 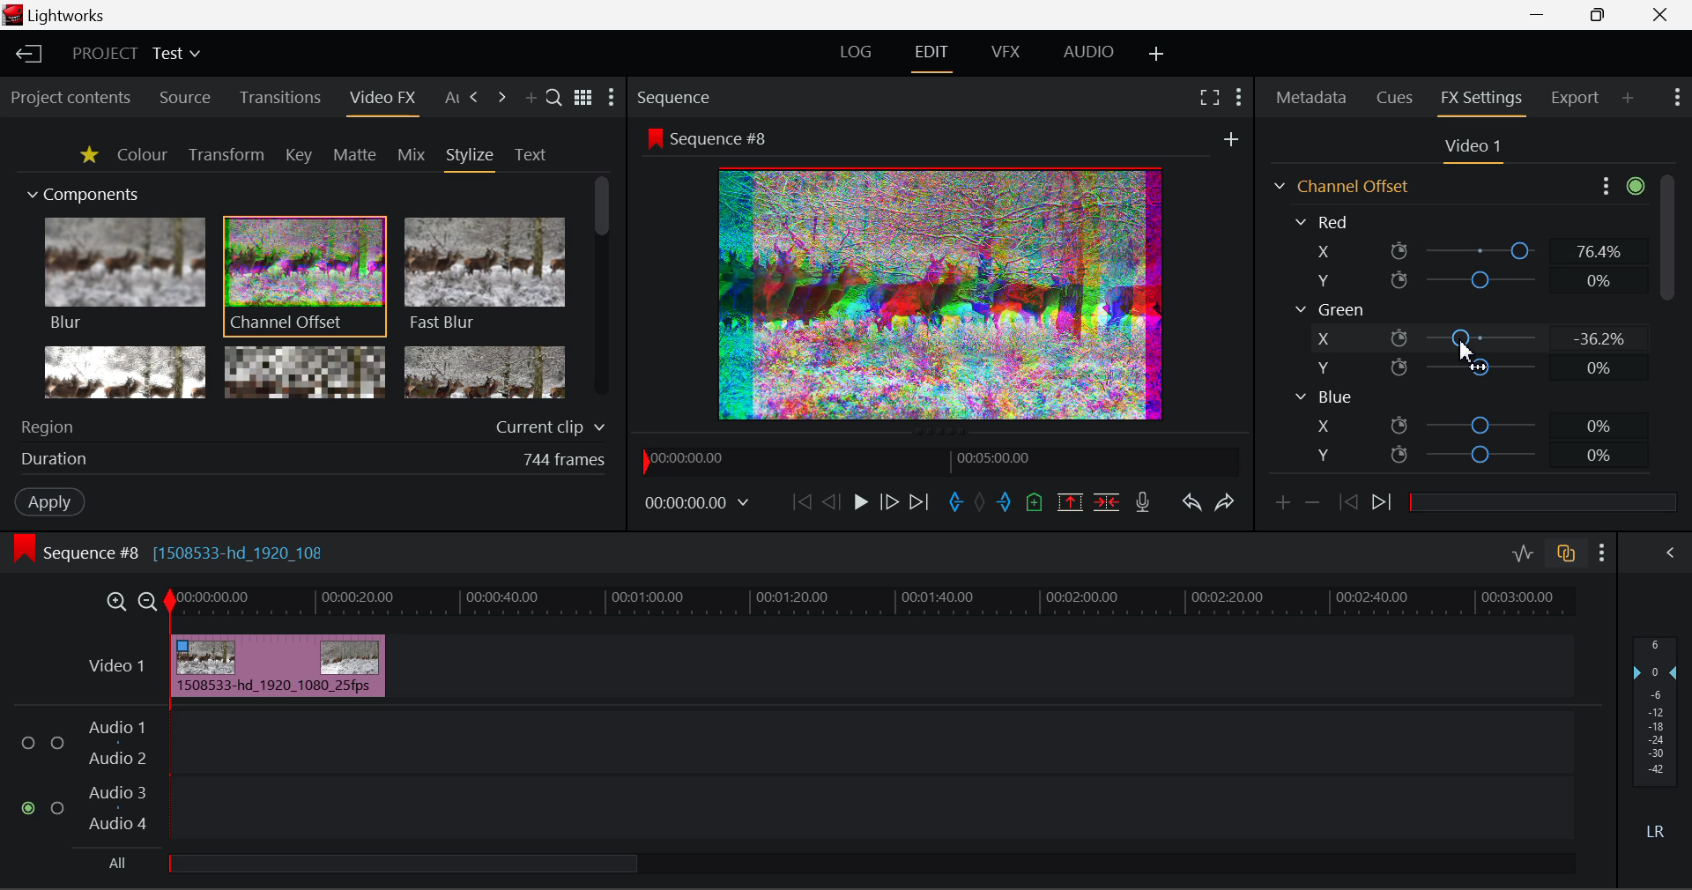 What do you see at coordinates (954, 291) in the screenshot?
I see `Preview Altered` at bounding box center [954, 291].